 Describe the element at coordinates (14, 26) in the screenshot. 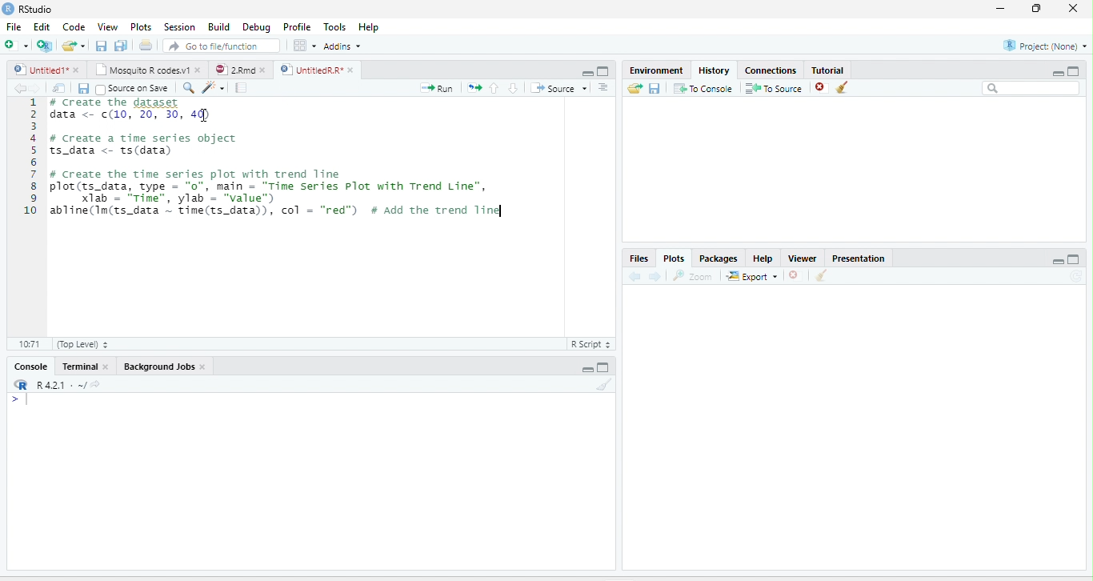

I see `File` at that location.